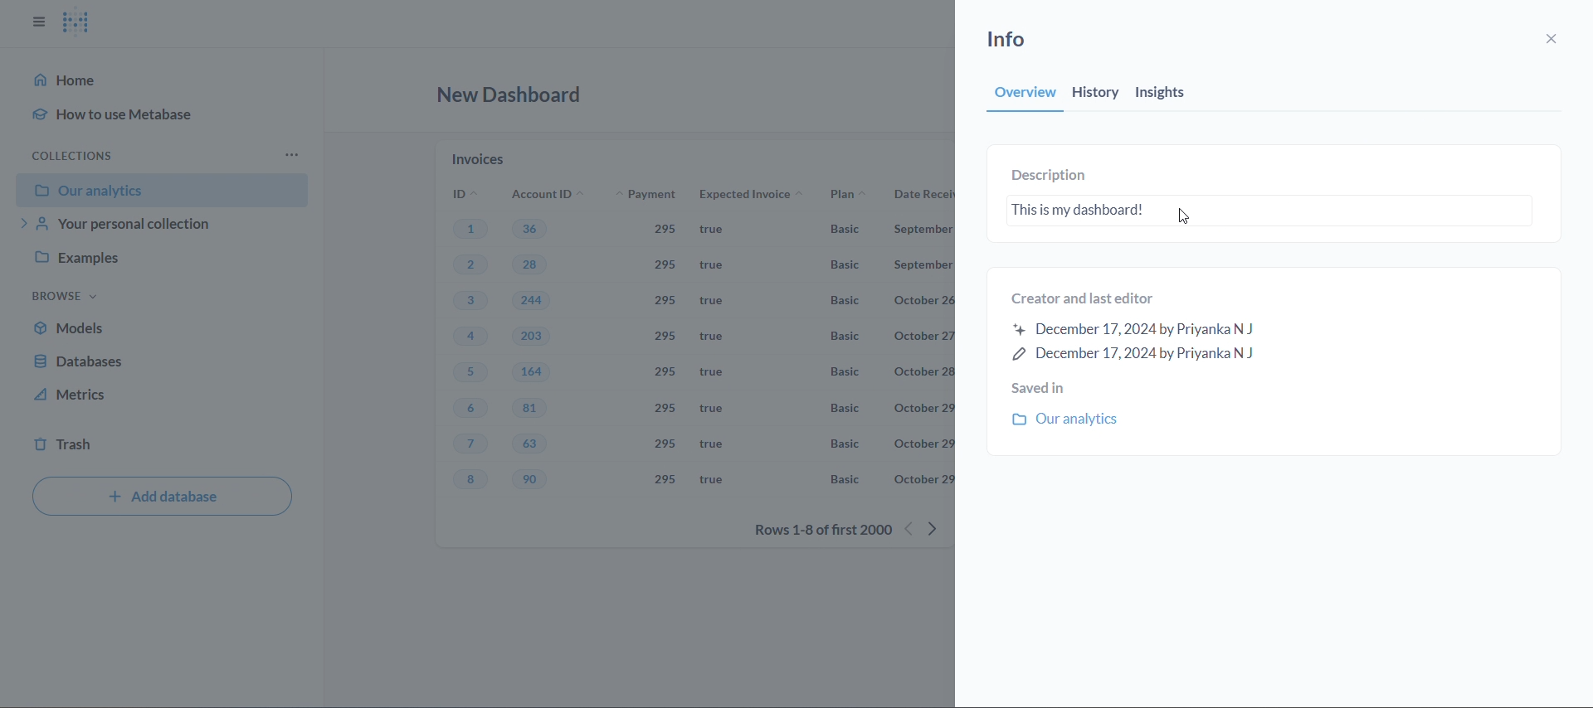 This screenshot has width=1593, height=708. I want to click on 8, so click(475, 482).